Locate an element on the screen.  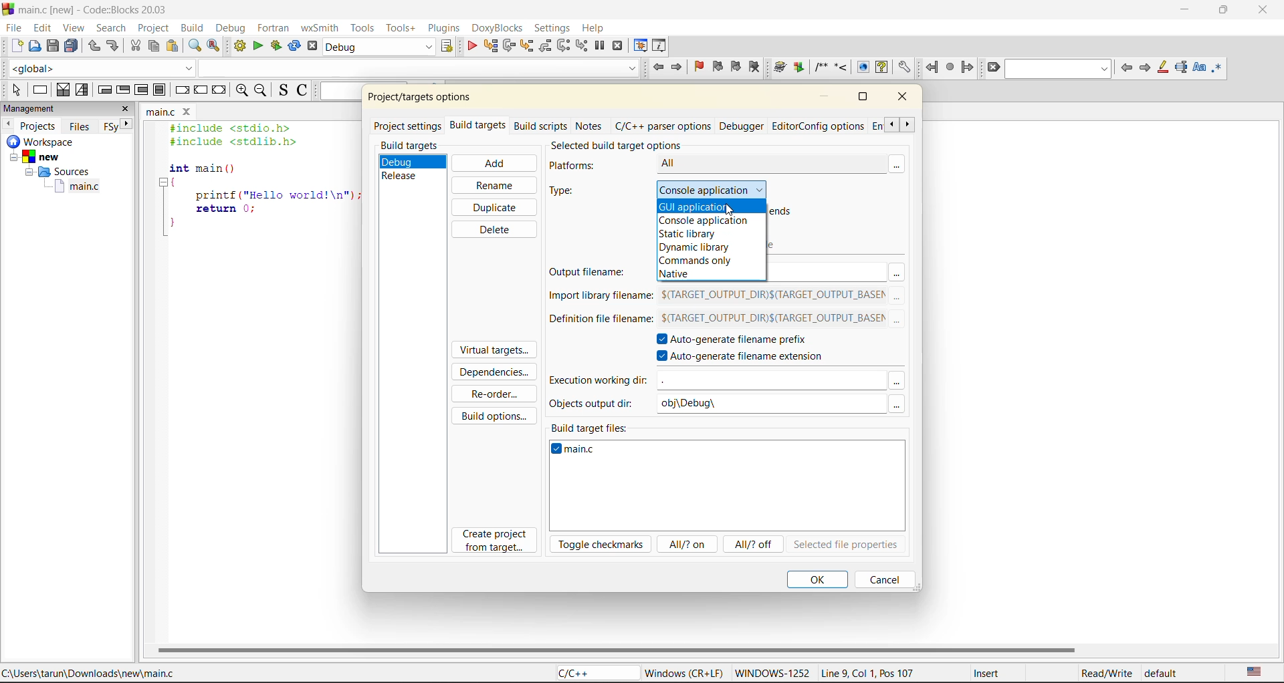
Run doxywizard is located at coordinates (780, 67).